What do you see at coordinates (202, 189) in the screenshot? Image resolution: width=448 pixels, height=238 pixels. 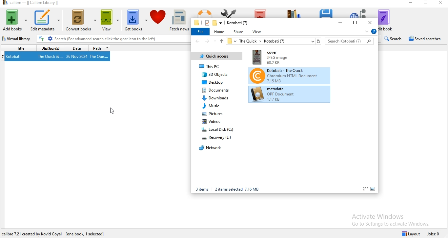 I see `3 items` at bounding box center [202, 189].